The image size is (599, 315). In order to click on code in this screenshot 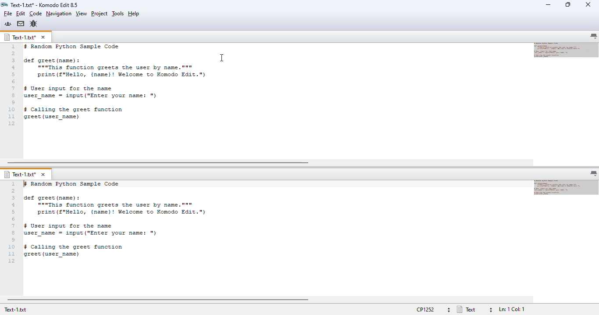, I will do `click(36, 14)`.